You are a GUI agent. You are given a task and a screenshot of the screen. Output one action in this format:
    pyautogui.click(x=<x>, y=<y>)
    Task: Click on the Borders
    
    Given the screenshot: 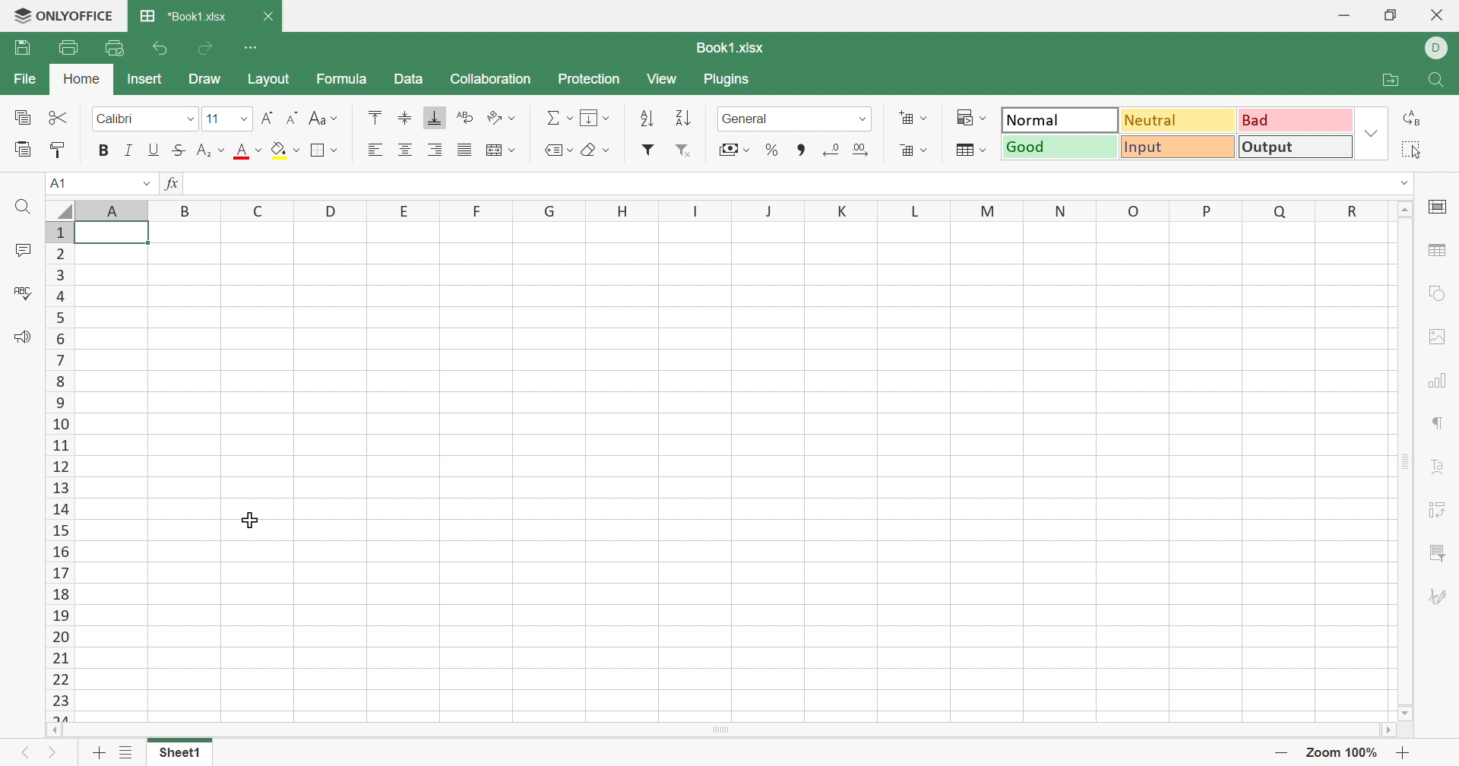 What is the action you would take?
    pyautogui.click(x=327, y=150)
    